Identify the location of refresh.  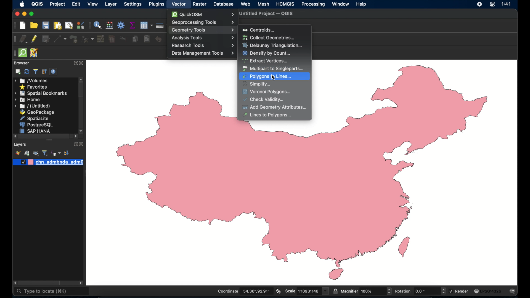
(27, 71).